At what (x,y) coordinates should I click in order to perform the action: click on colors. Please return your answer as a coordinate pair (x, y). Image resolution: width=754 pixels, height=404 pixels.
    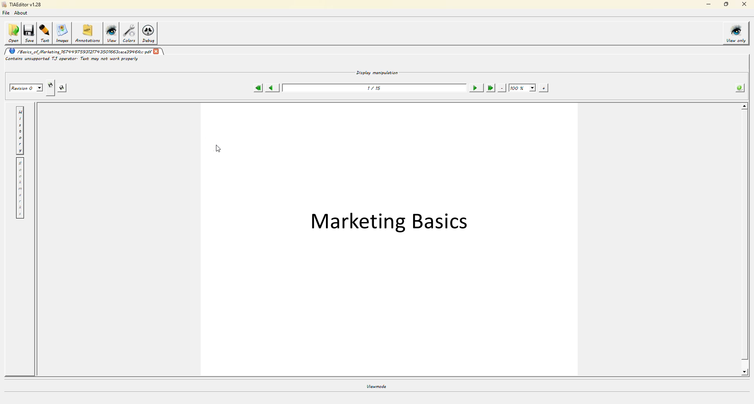
    Looking at the image, I should click on (129, 33).